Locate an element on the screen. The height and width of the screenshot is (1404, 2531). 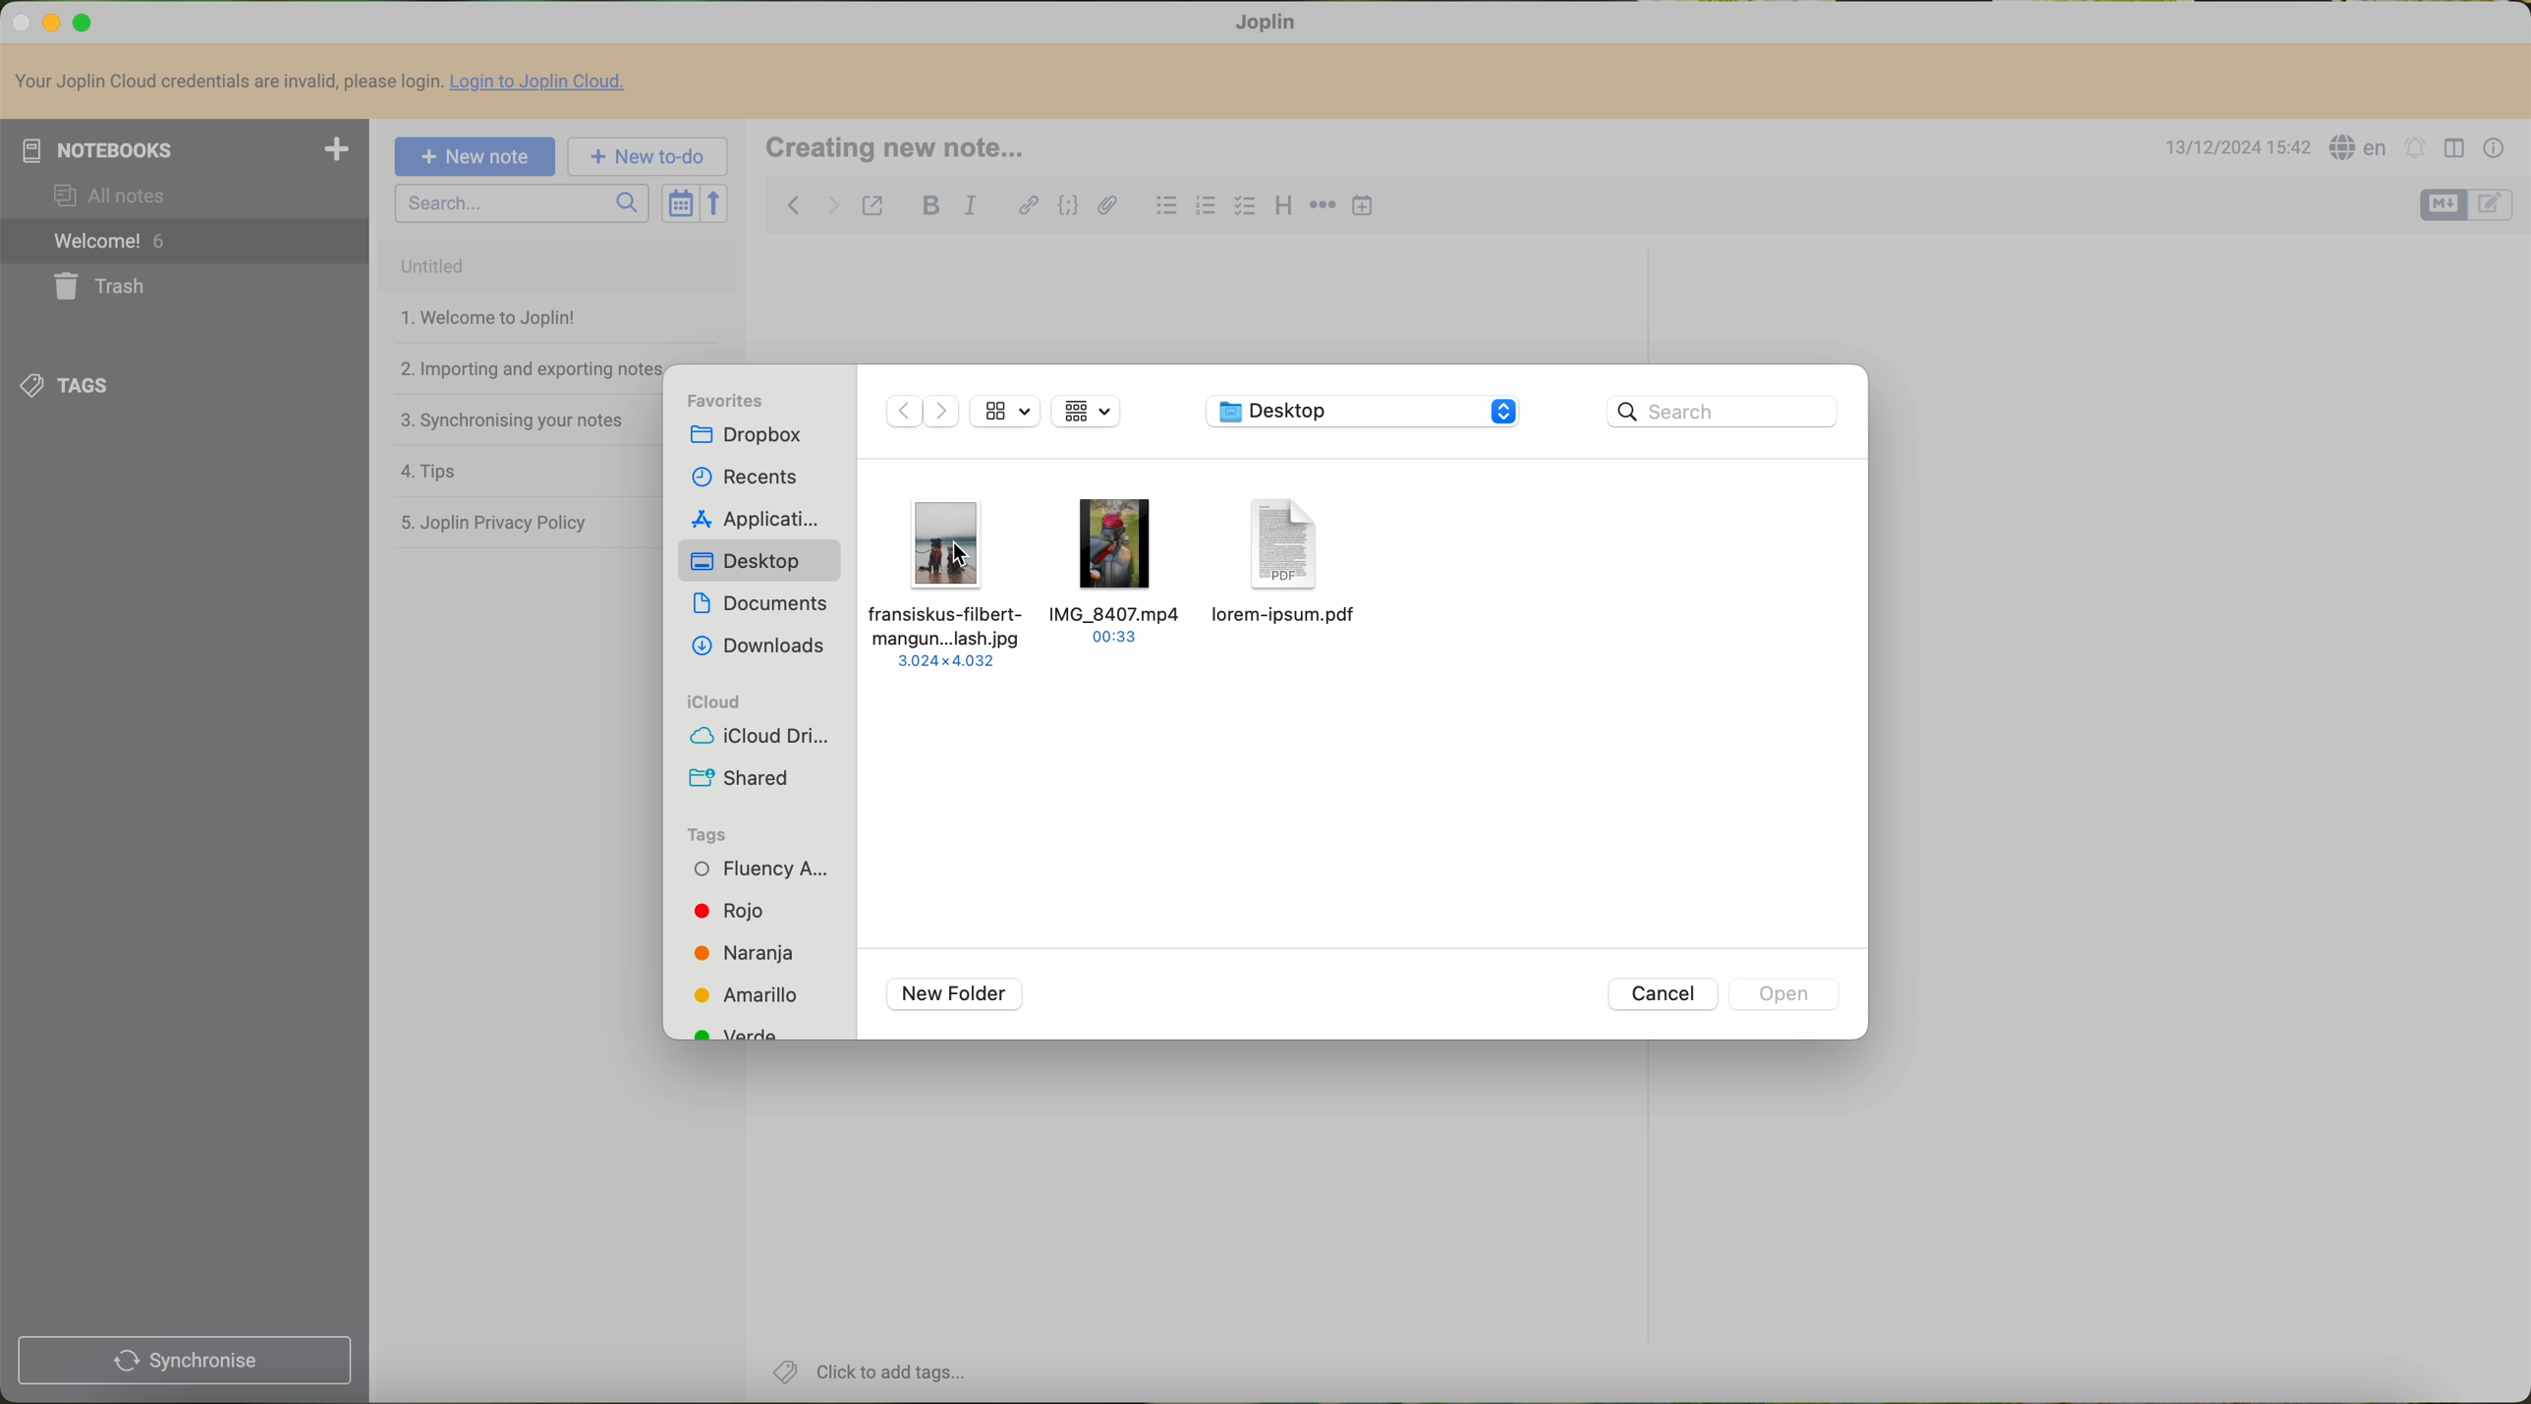
toggle sort order field is located at coordinates (678, 203).